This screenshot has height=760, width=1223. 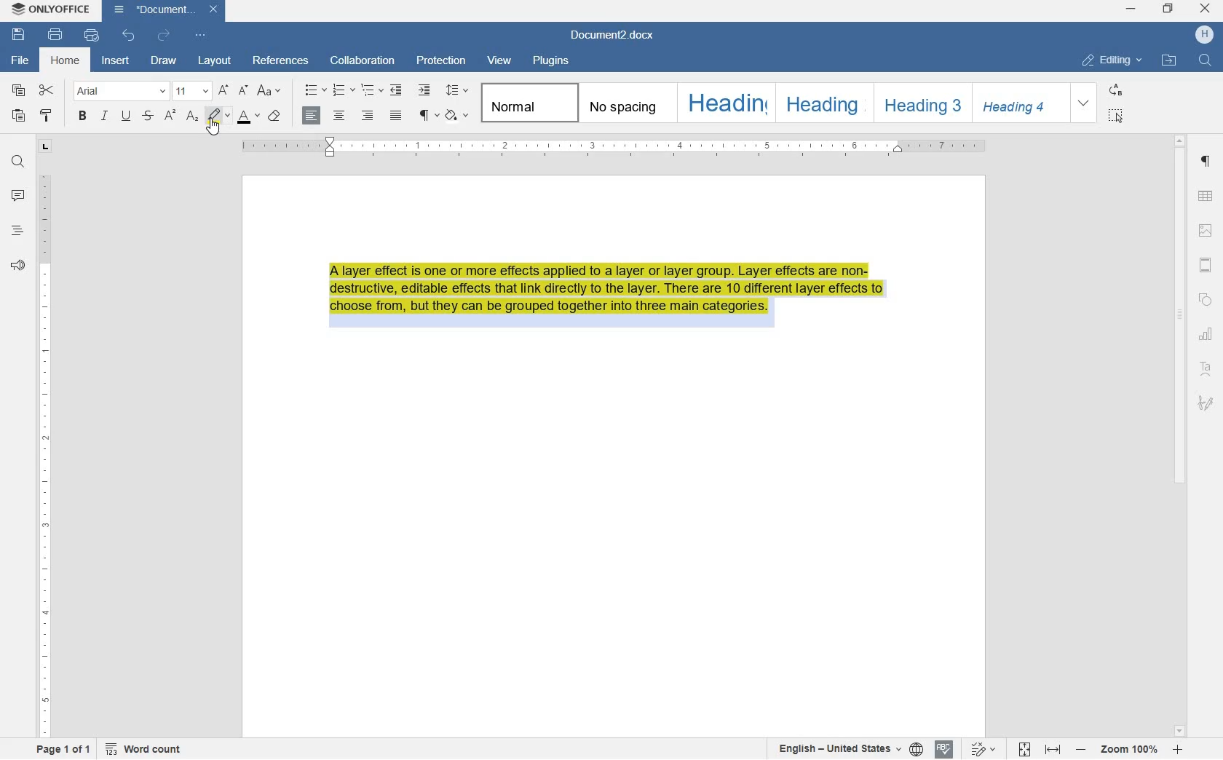 I want to click on FONT SIZE, so click(x=190, y=92).